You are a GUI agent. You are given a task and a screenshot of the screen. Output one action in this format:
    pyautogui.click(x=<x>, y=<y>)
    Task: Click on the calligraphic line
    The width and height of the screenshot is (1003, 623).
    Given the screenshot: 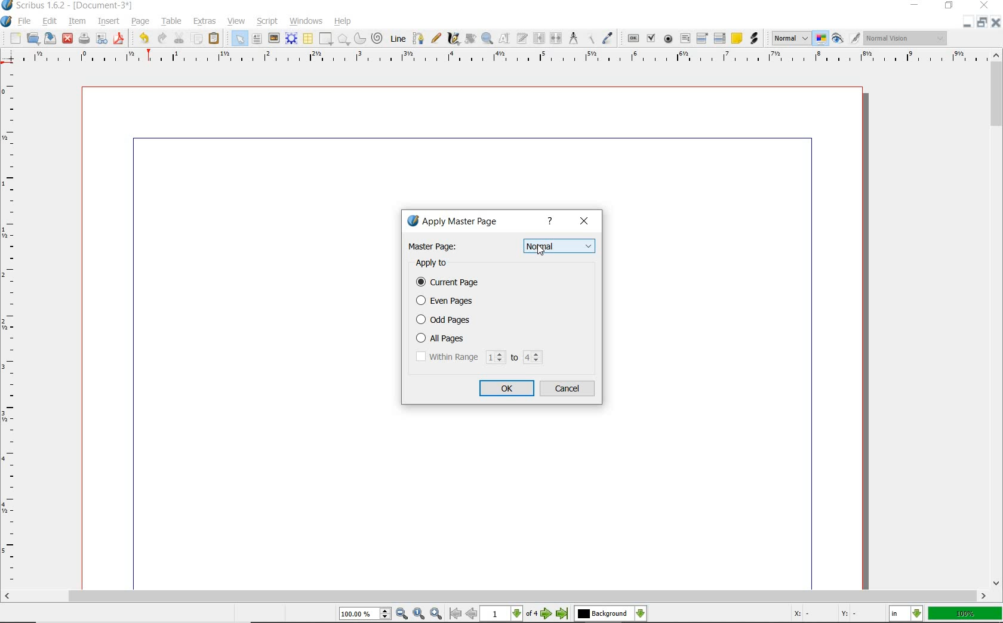 What is the action you would take?
    pyautogui.click(x=454, y=39)
    